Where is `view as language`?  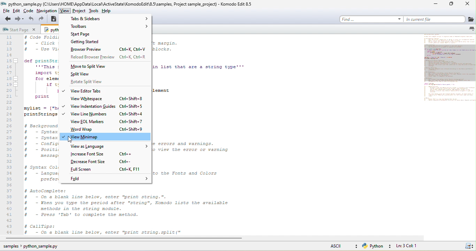
view as language is located at coordinates (106, 147).